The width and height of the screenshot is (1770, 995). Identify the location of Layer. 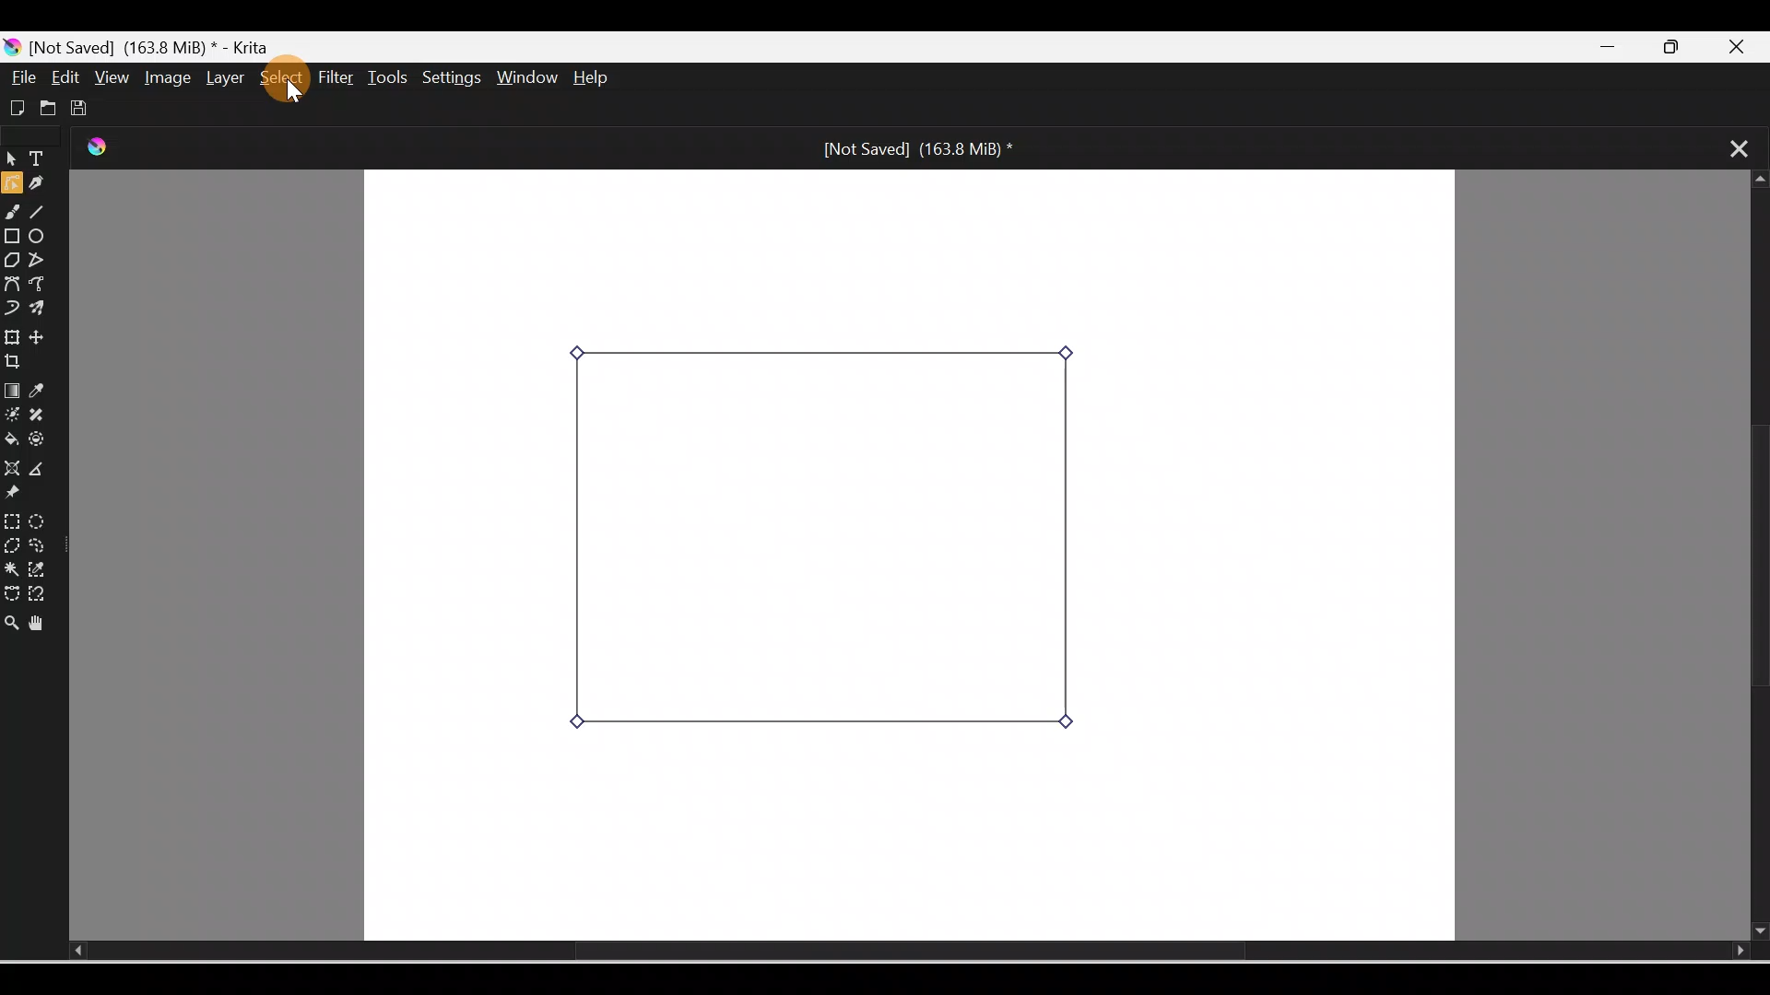
(221, 78).